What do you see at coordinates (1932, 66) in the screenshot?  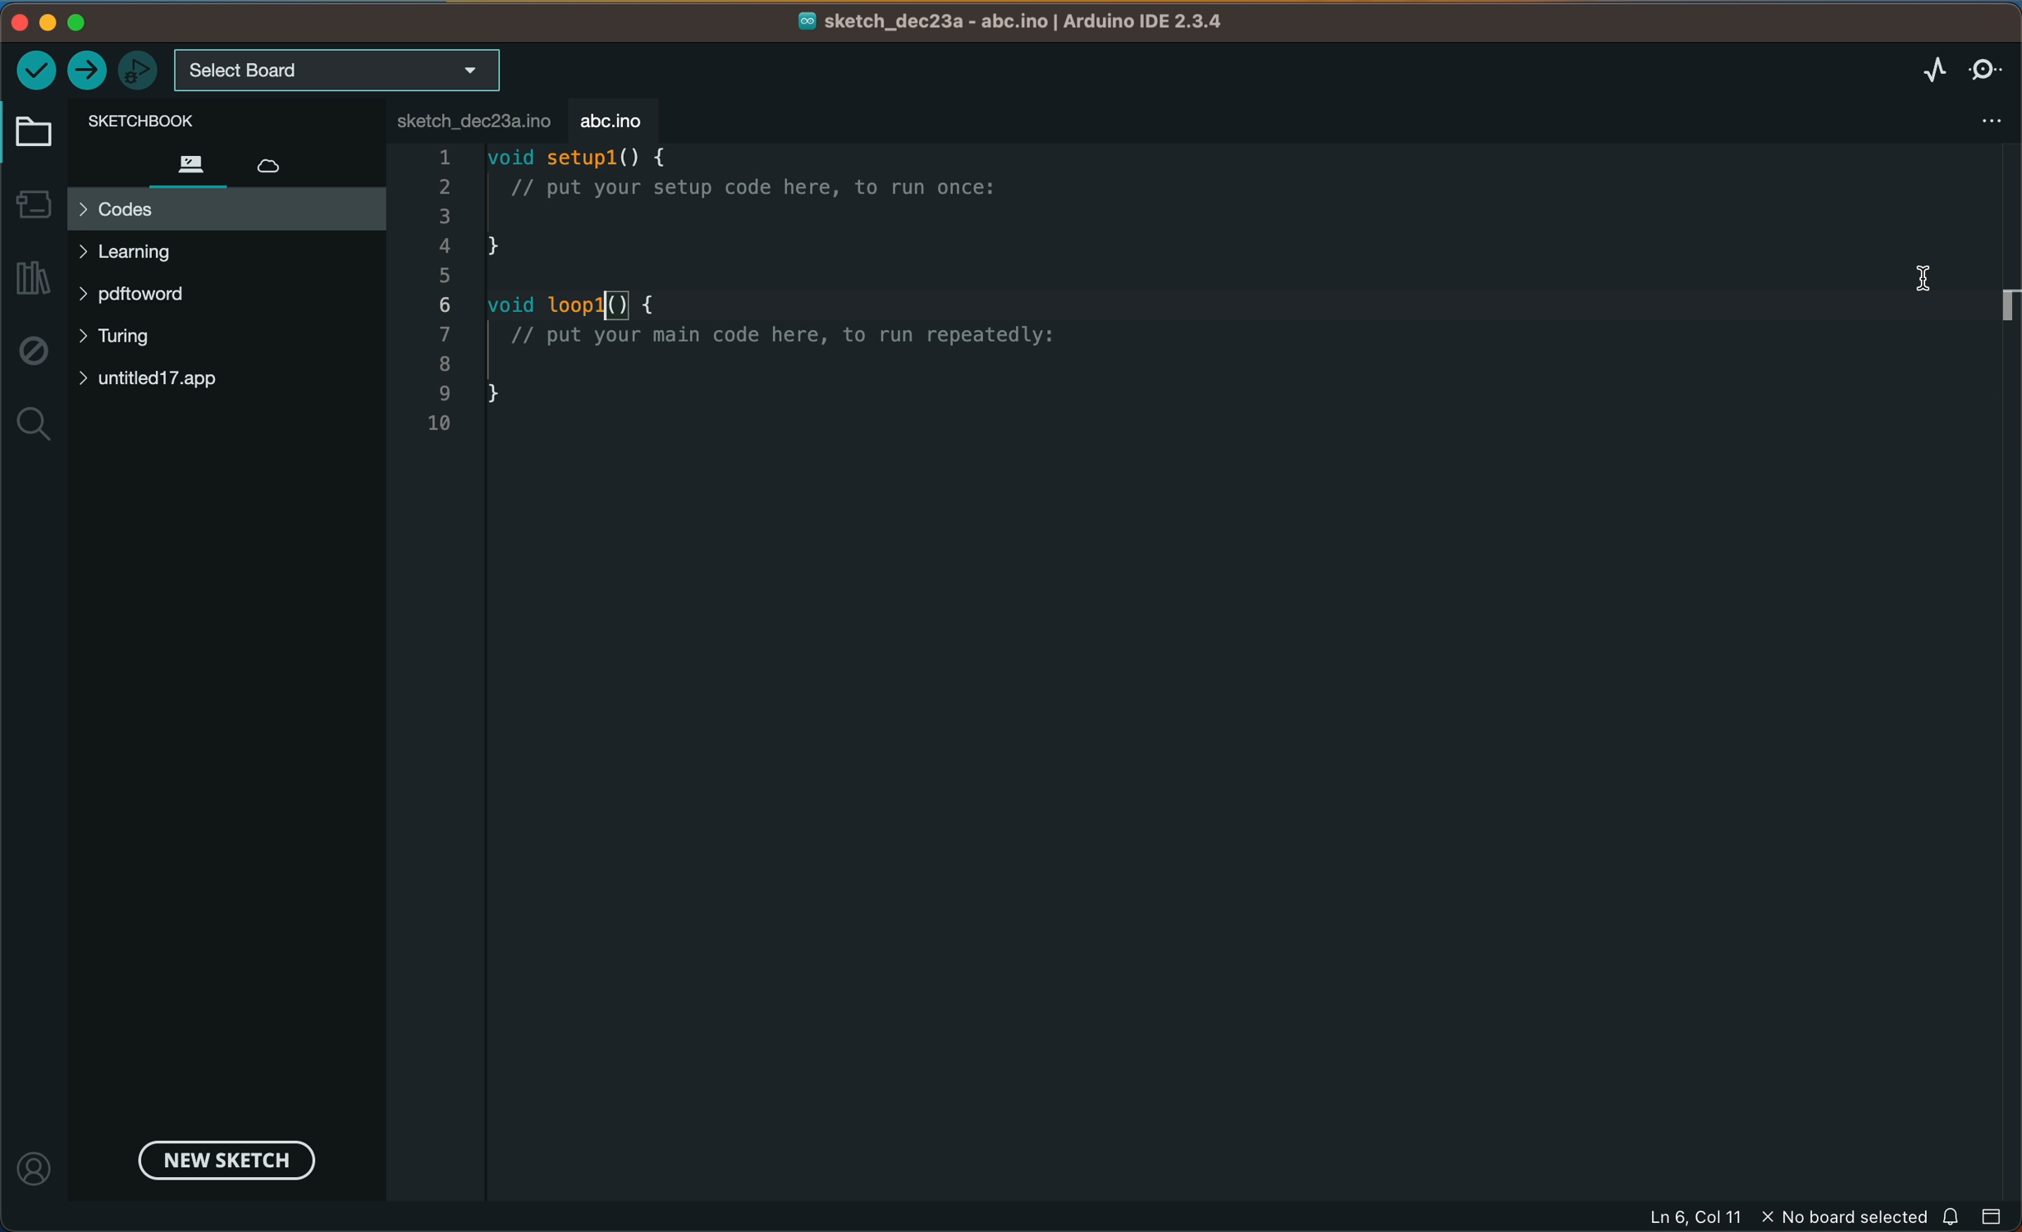 I see `serial plotter` at bounding box center [1932, 66].